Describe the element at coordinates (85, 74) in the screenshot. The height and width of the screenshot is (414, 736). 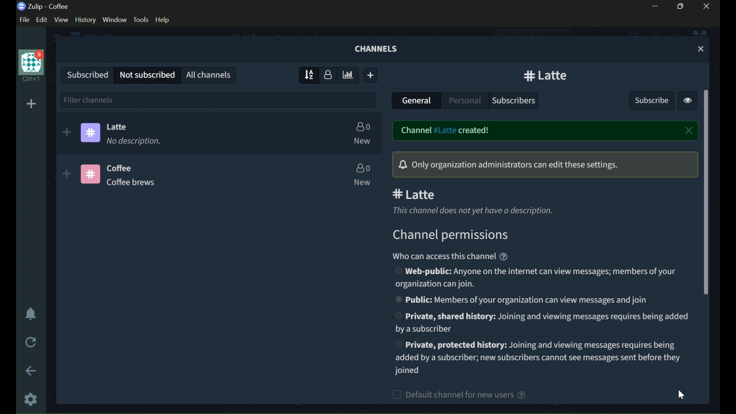
I see `SUBSCRIBED` at that location.